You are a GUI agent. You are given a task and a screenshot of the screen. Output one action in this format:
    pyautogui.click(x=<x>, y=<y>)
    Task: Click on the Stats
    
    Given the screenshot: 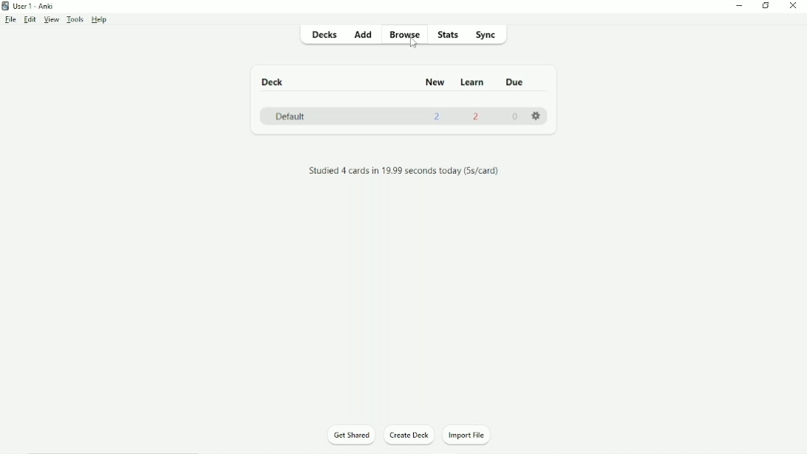 What is the action you would take?
    pyautogui.click(x=449, y=35)
    